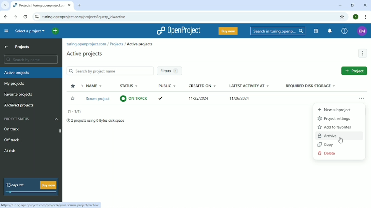  I want to click on other tabs, so click(4, 6).